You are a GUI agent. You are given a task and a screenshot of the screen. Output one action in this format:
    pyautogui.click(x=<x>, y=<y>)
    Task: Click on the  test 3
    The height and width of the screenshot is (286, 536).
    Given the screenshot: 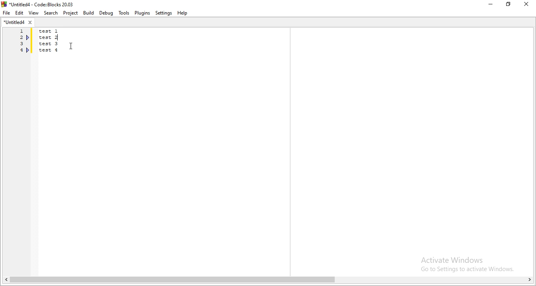 What is the action you would take?
    pyautogui.click(x=50, y=44)
    